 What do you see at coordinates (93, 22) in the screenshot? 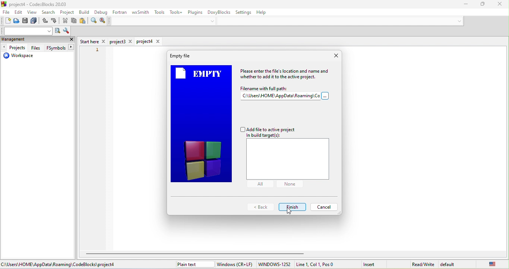
I see `find` at bounding box center [93, 22].